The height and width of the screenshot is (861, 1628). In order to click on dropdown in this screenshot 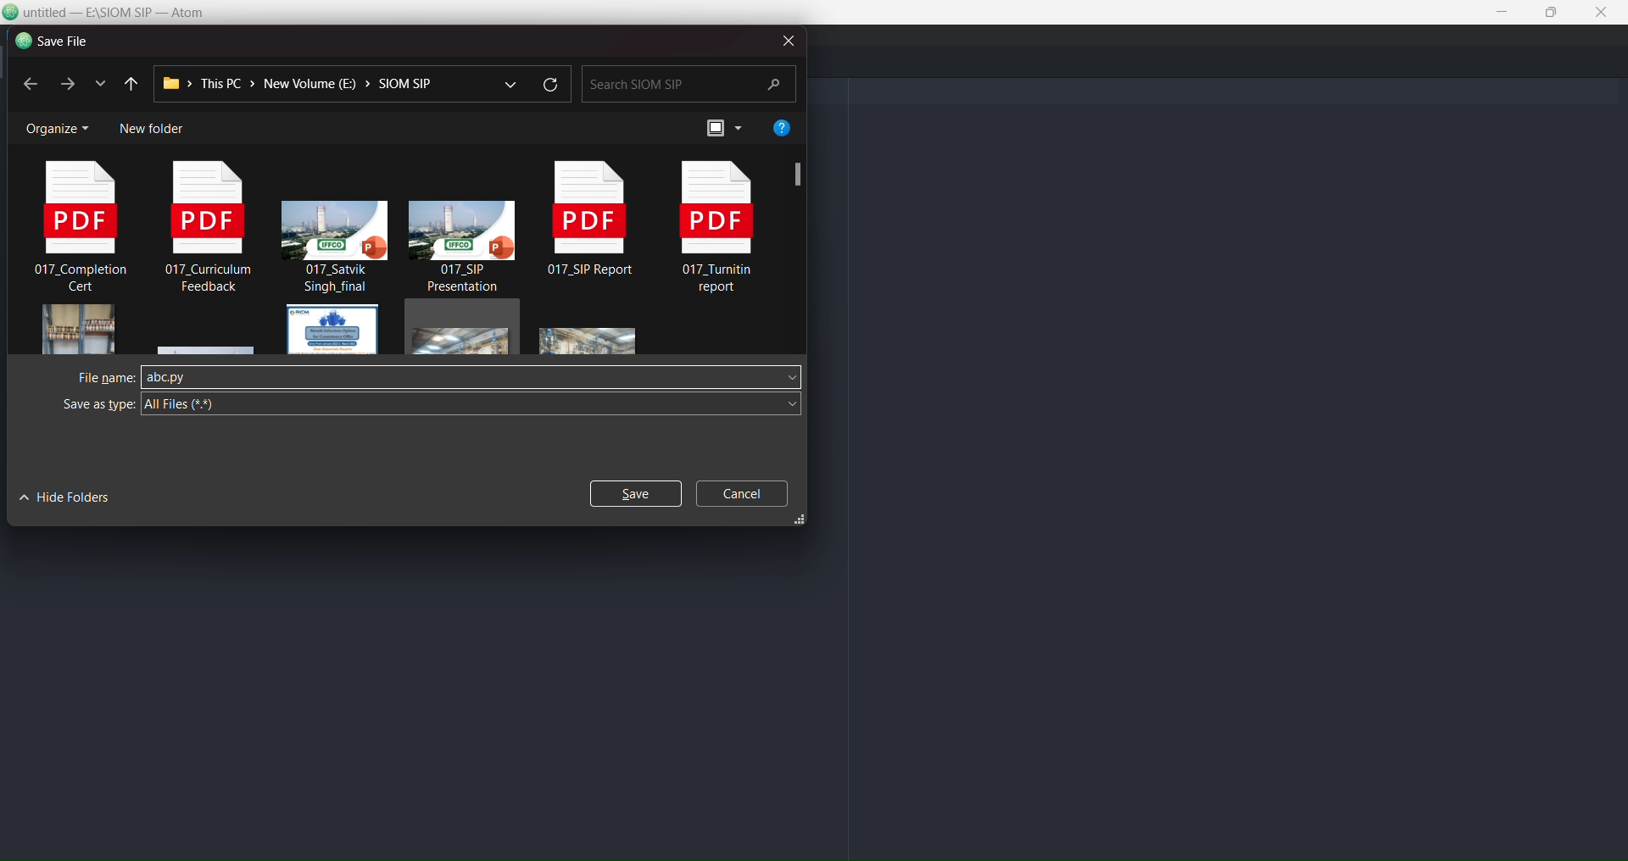, I will do `click(512, 83)`.